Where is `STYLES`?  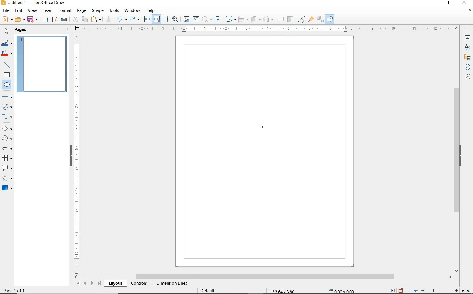 STYLES is located at coordinates (466, 48).